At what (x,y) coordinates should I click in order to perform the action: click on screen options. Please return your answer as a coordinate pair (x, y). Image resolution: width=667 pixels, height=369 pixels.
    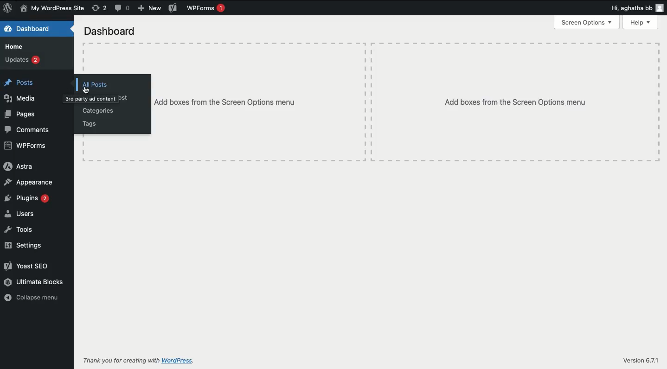
    Looking at the image, I should click on (112, 32).